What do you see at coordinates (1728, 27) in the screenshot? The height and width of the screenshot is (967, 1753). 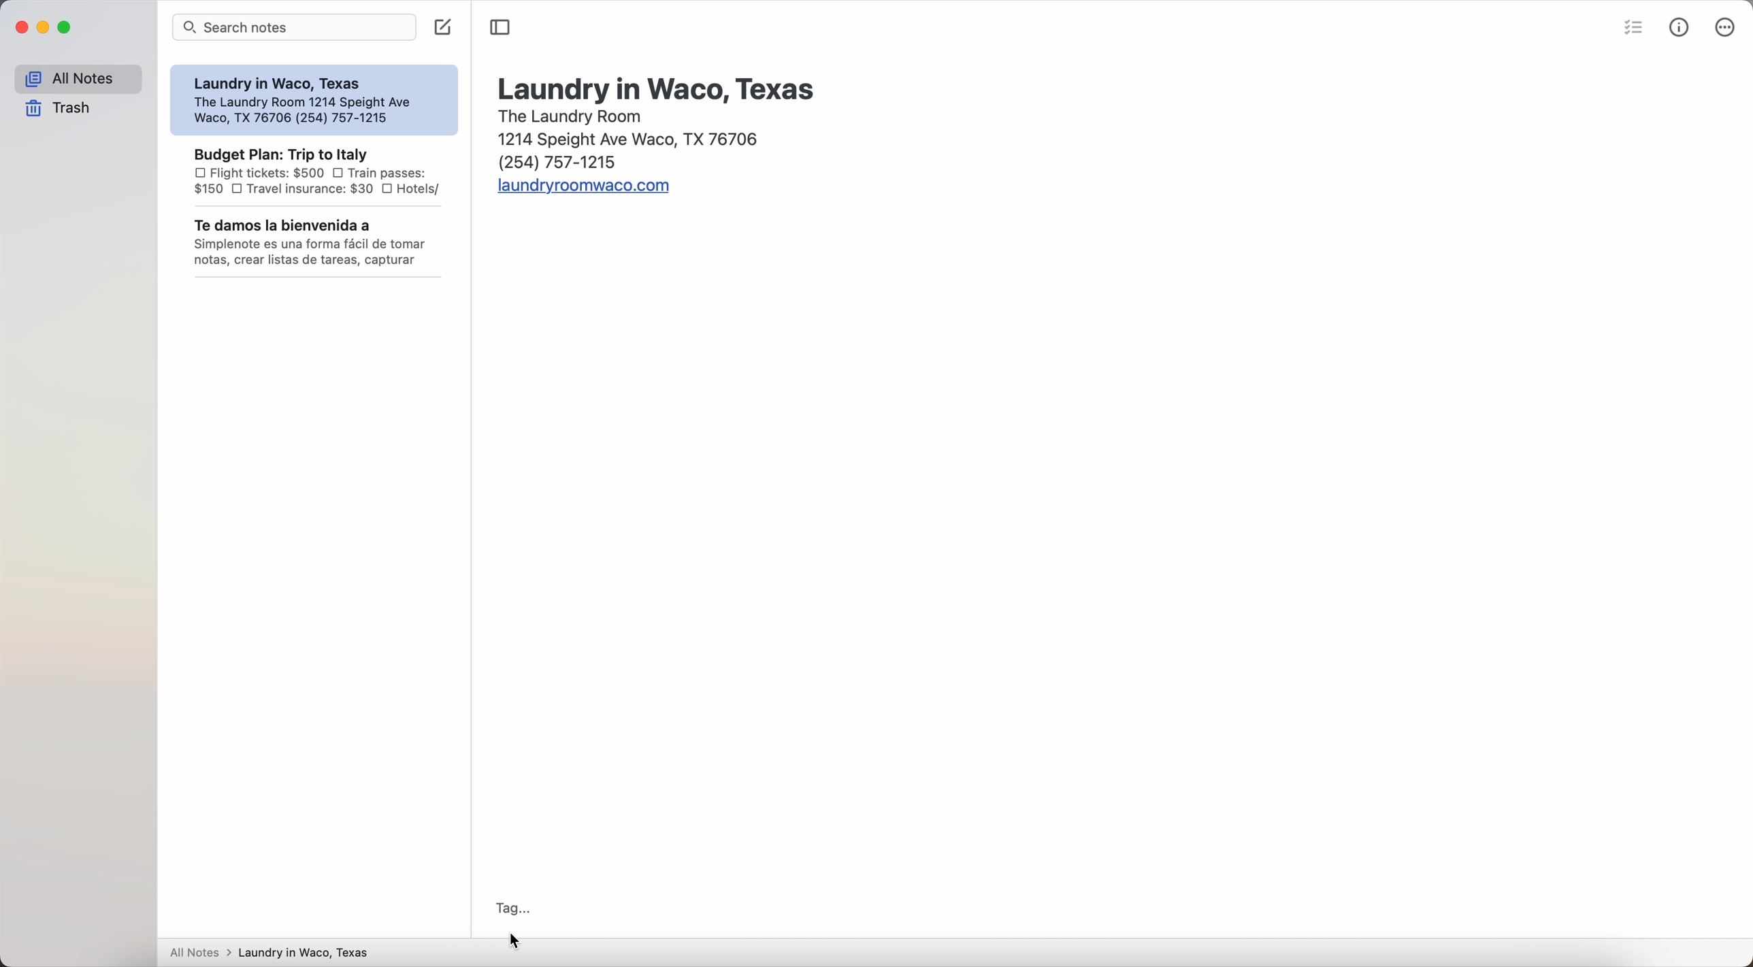 I see `more options` at bounding box center [1728, 27].